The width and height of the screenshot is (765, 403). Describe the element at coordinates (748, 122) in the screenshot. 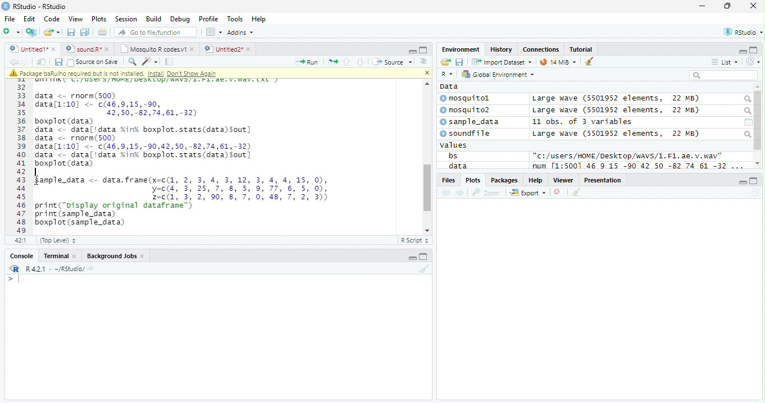

I see `Calendar` at that location.